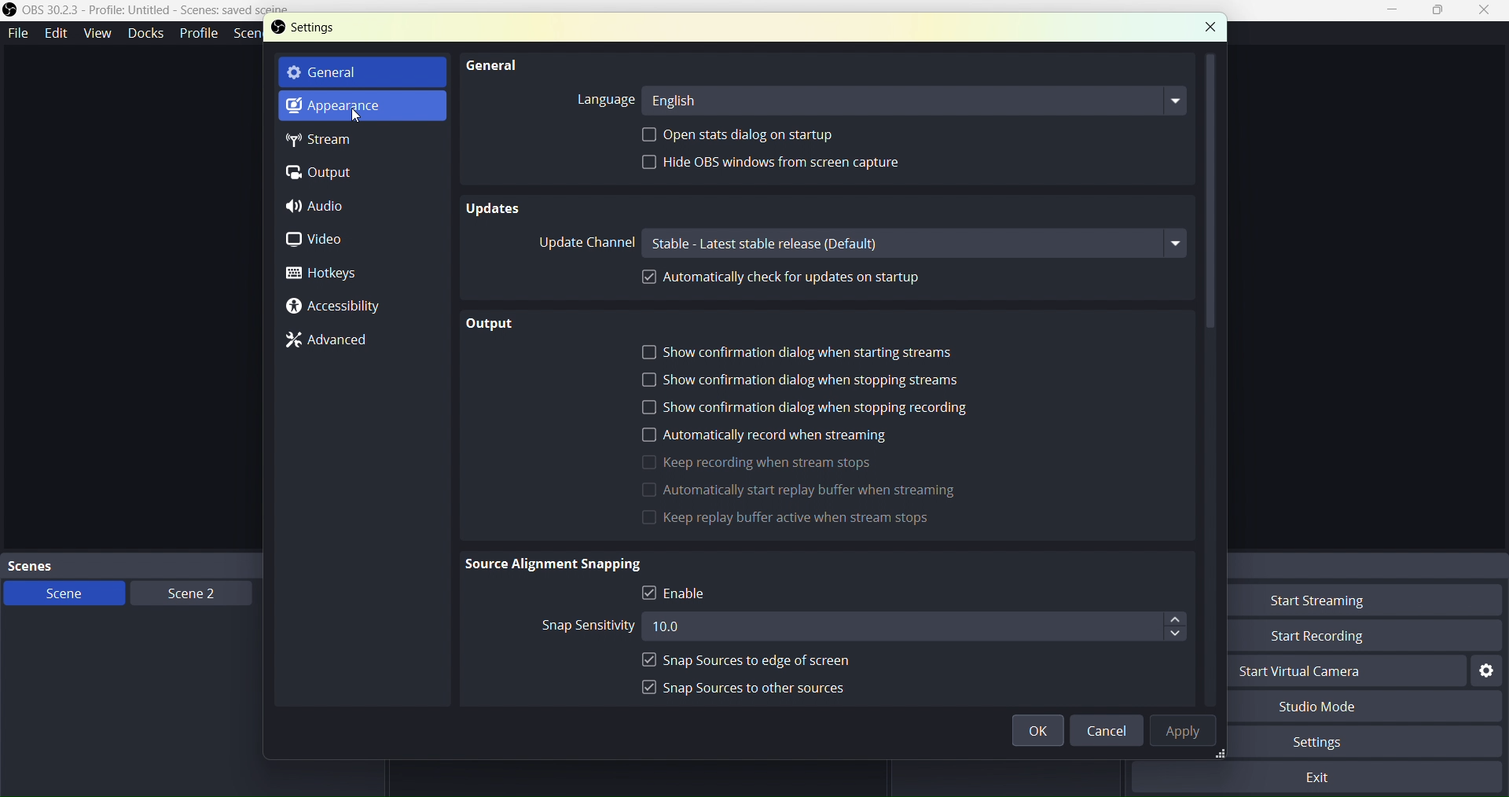 Image resolution: width=1509 pixels, height=797 pixels. I want to click on Automatically check for updates on startup, so click(802, 276).